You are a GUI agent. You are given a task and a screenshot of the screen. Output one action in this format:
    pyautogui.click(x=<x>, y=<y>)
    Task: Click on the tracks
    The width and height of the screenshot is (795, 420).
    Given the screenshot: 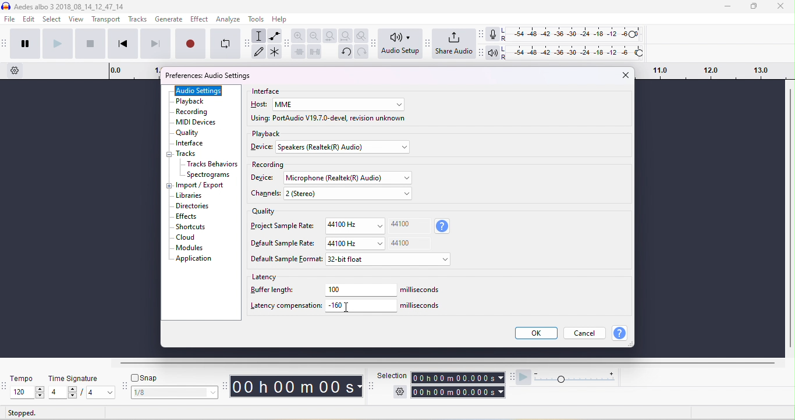 What is the action you would take?
    pyautogui.click(x=186, y=154)
    